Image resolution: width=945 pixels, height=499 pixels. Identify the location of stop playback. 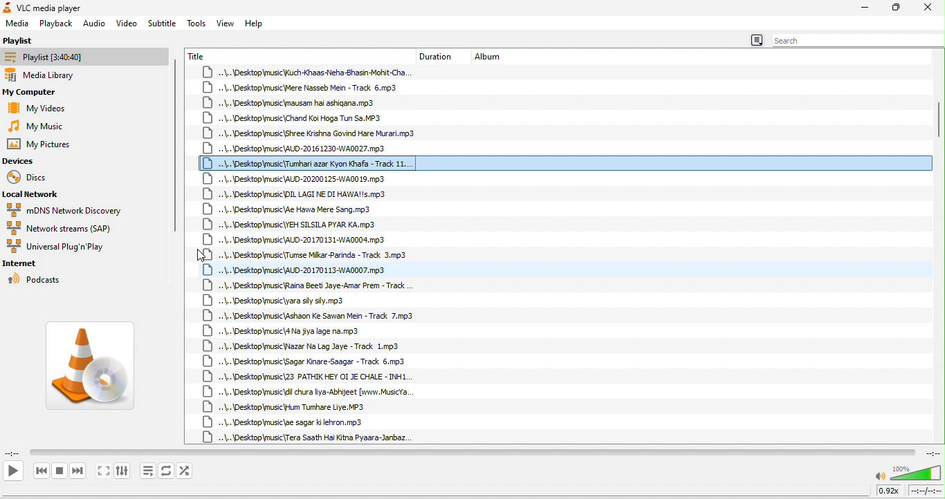
(60, 471).